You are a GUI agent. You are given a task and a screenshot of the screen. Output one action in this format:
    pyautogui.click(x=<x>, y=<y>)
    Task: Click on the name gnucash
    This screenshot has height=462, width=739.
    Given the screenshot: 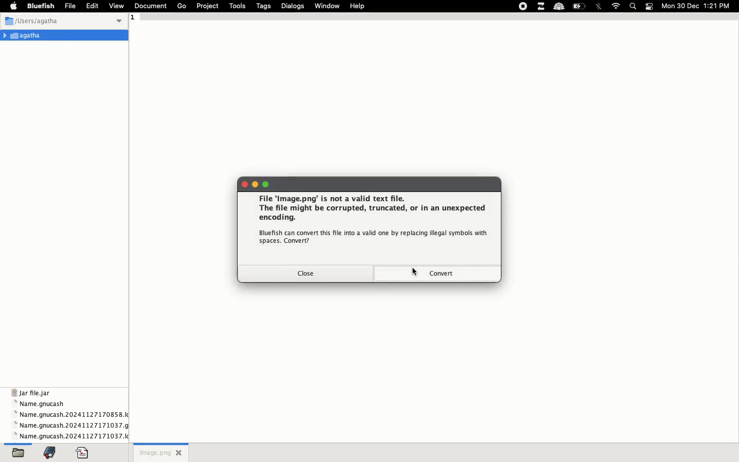 What is the action you would take?
    pyautogui.click(x=39, y=404)
    